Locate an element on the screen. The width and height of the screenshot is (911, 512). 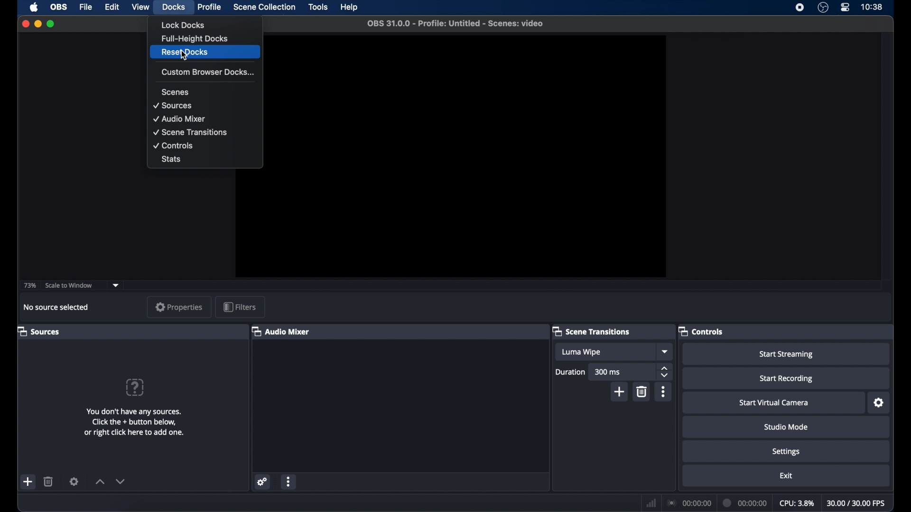
more options is located at coordinates (664, 392).